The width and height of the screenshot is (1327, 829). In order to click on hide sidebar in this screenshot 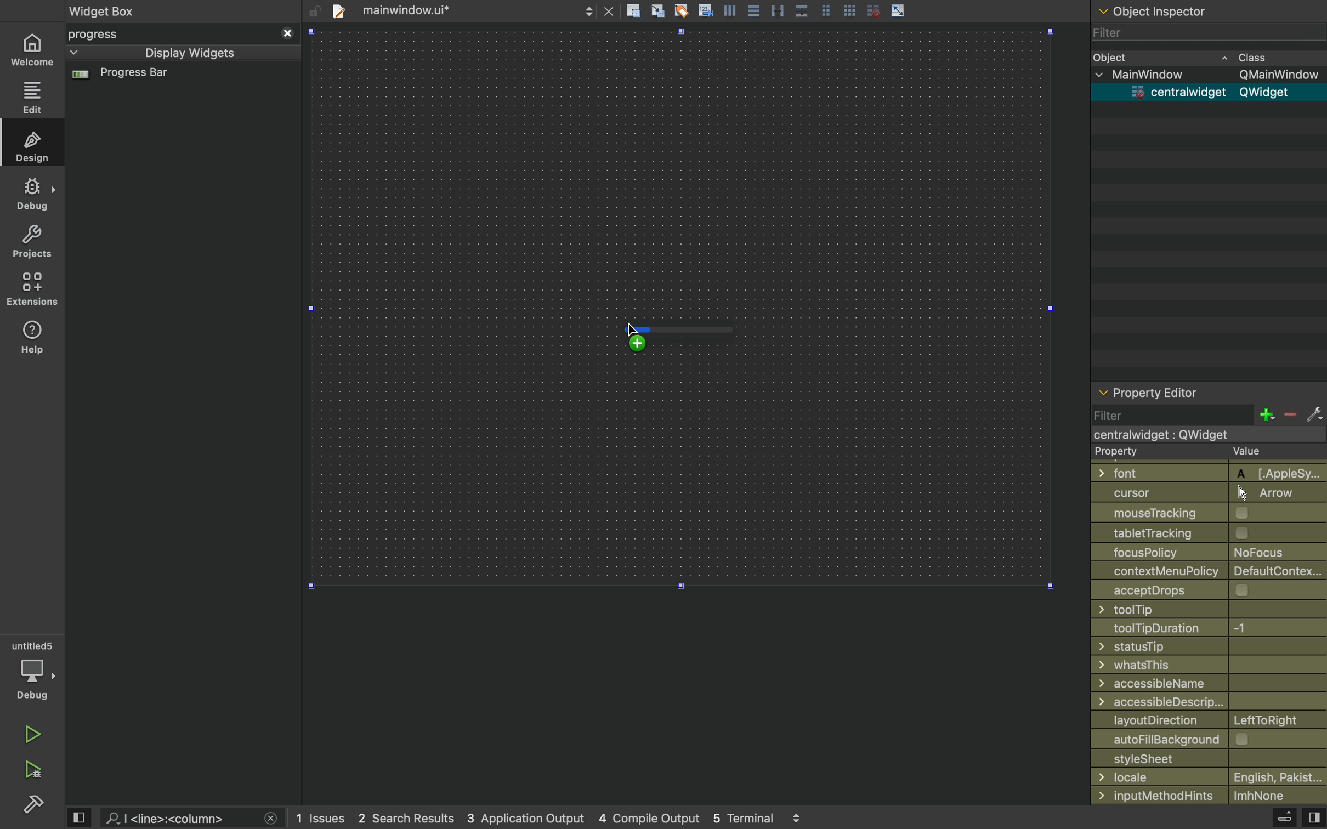, I will do `click(1274, 819)`.